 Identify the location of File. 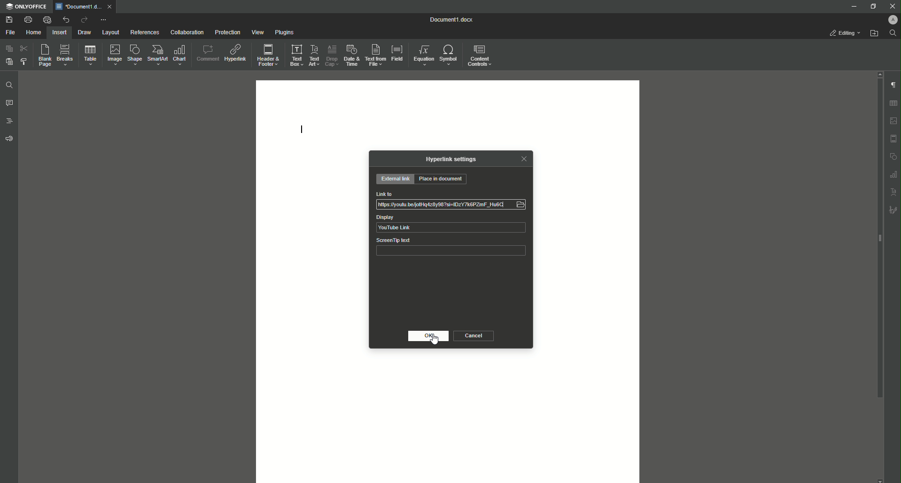
(10, 32).